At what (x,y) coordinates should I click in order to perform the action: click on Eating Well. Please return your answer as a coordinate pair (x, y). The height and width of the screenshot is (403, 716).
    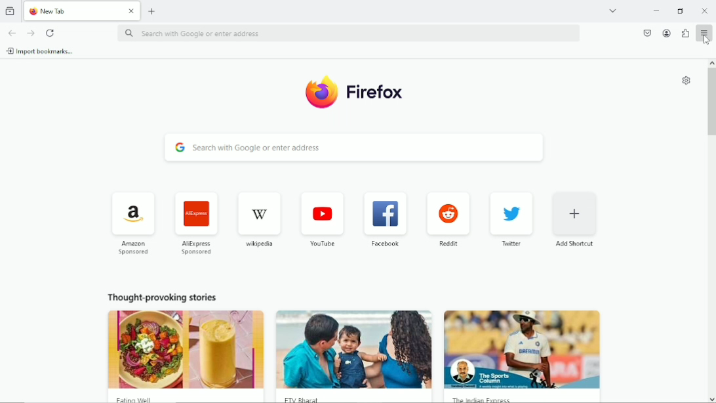
    Looking at the image, I should click on (186, 398).